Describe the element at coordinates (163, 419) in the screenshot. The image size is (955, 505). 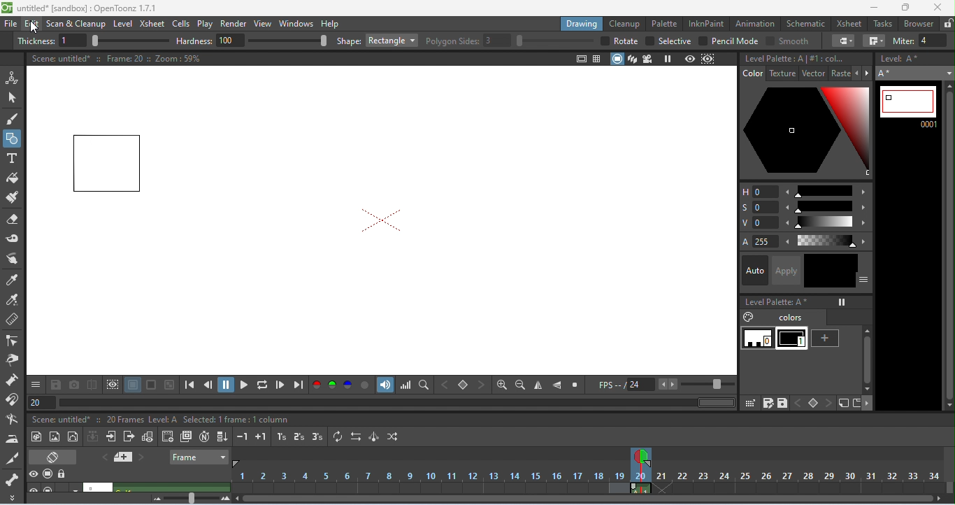
I see `level A` at that location.